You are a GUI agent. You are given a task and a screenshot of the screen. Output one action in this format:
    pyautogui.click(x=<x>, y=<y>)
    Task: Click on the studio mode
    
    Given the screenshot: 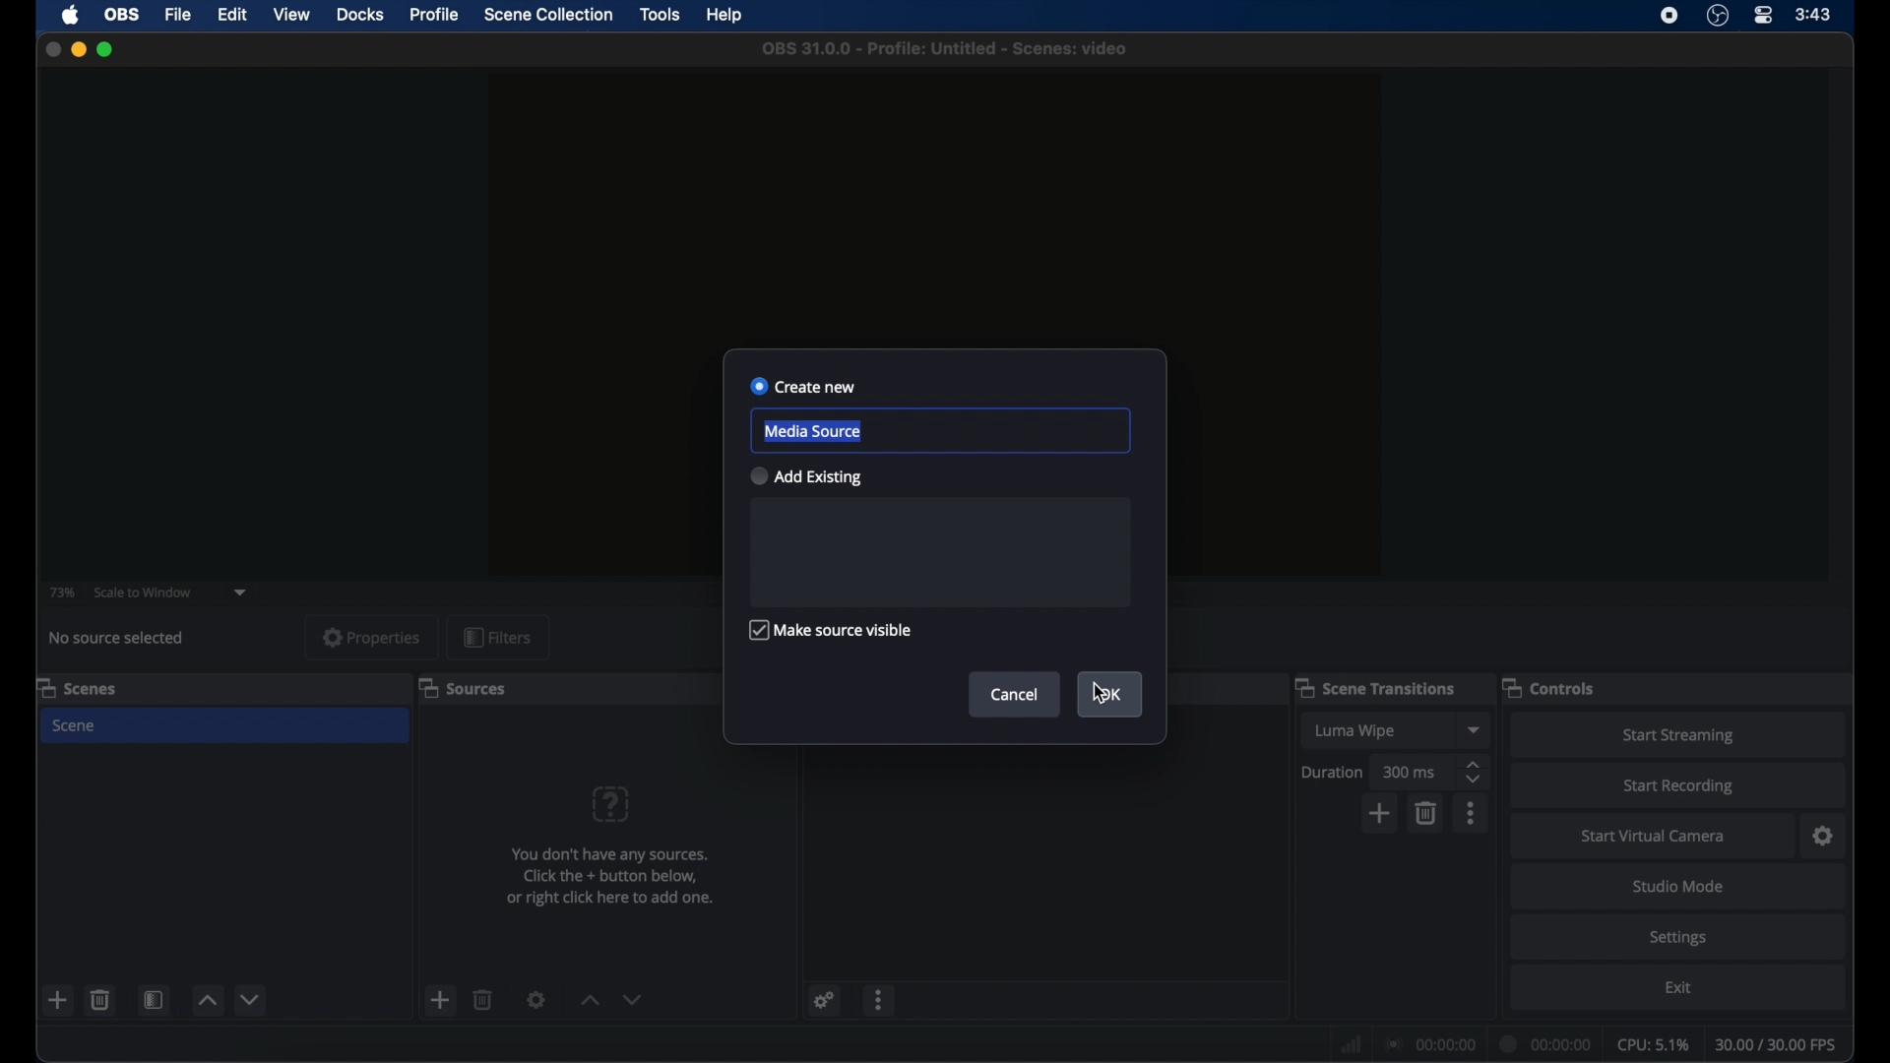 What is the action you would take?
    pyautogui.click(x=1679, y=887)
    